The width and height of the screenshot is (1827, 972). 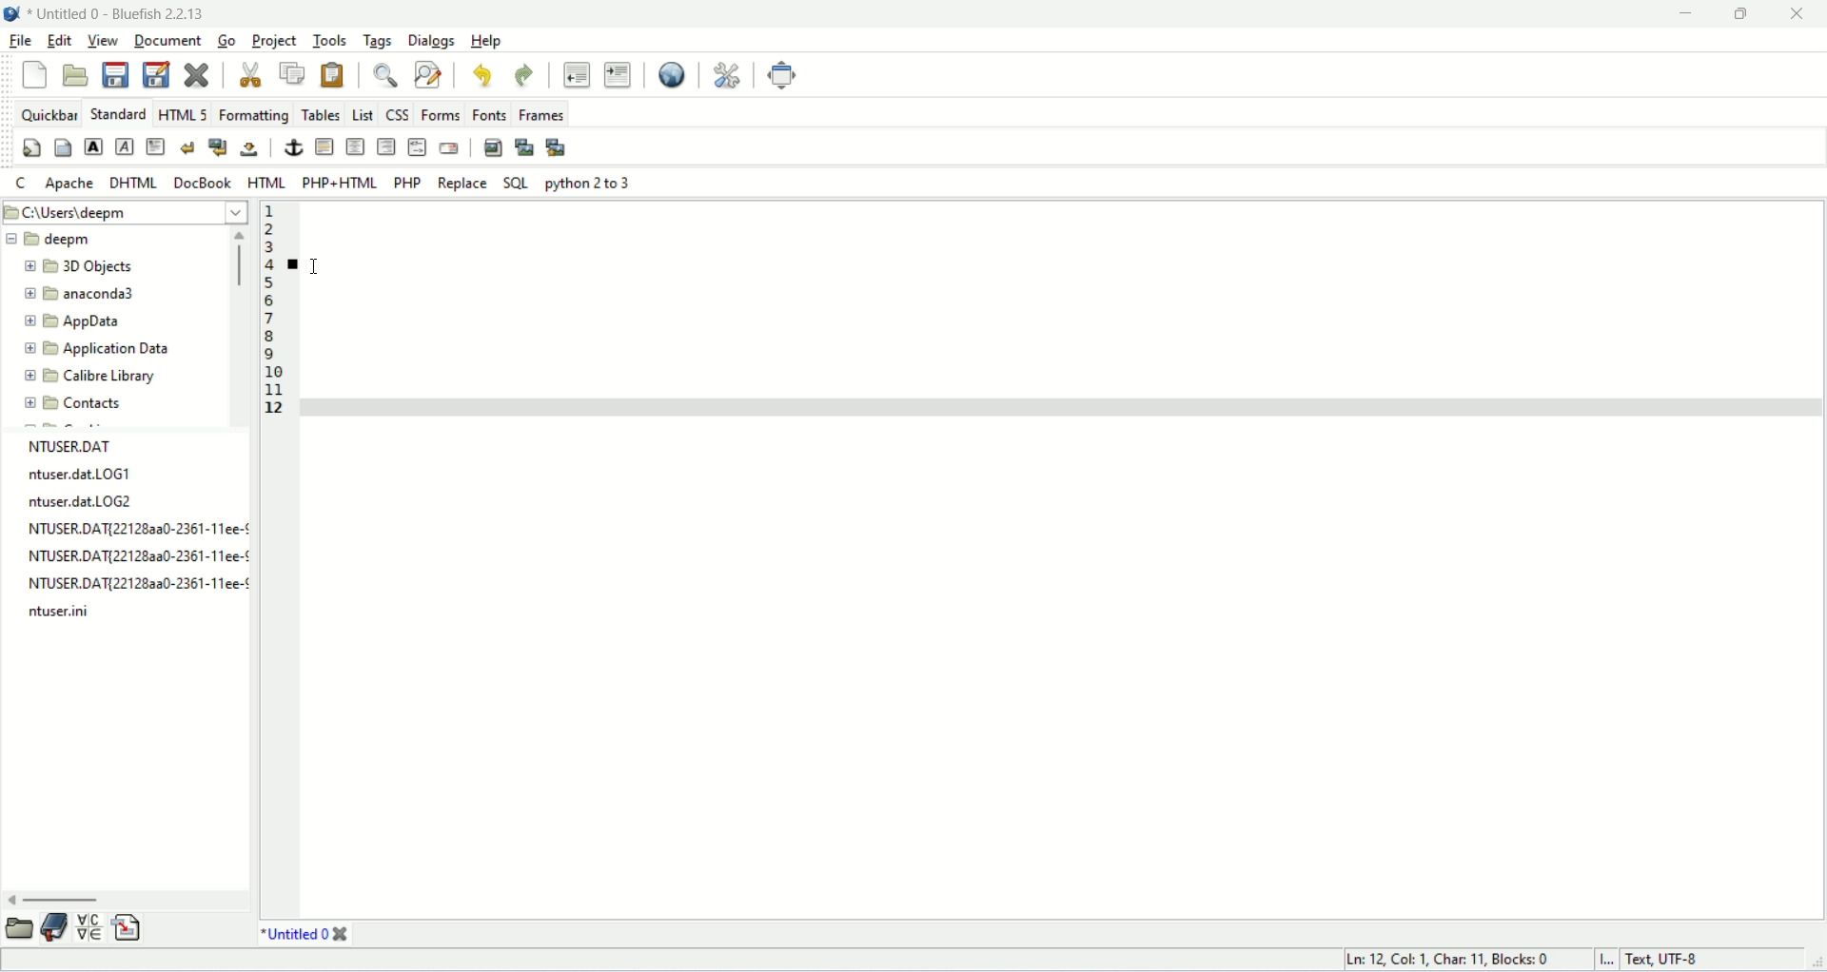 What do you see at coordinates (11, 14) in the screenshot?
I see `logo` at bounding box center [11, 14].